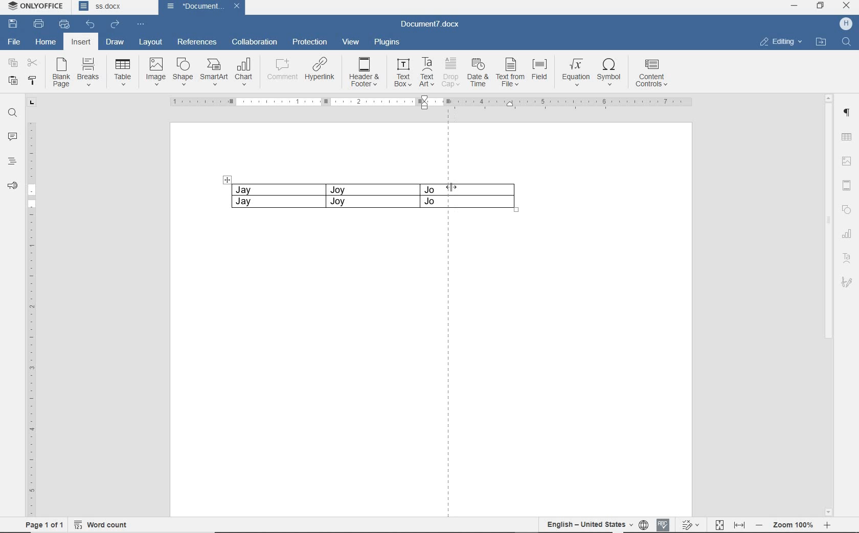  What do you see at coordinates (794, 6) in the screenshot?
I see `MINIMIZE` at bounding box center [794, 6].